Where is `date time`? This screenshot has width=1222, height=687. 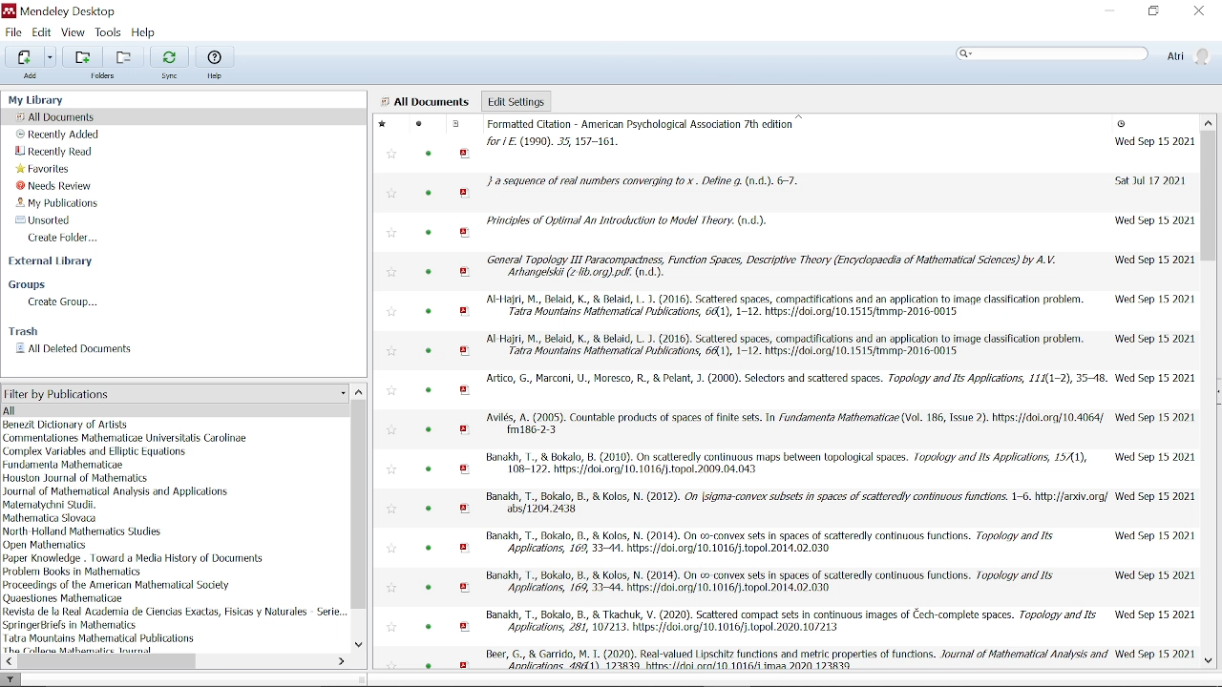 date time is located at coordinates (1156, 455).